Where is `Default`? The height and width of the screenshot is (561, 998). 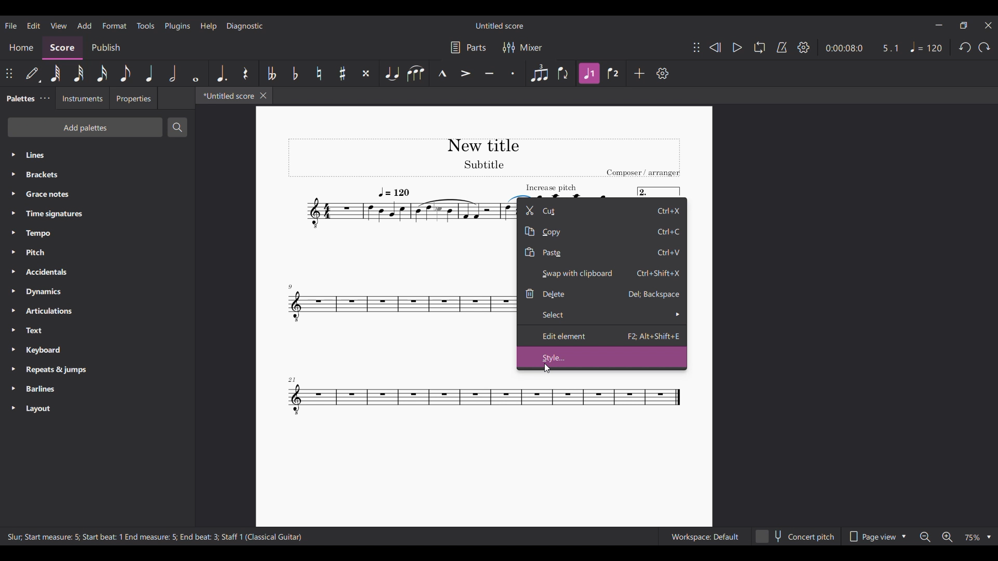
Default is located at coordinates (33, 74).